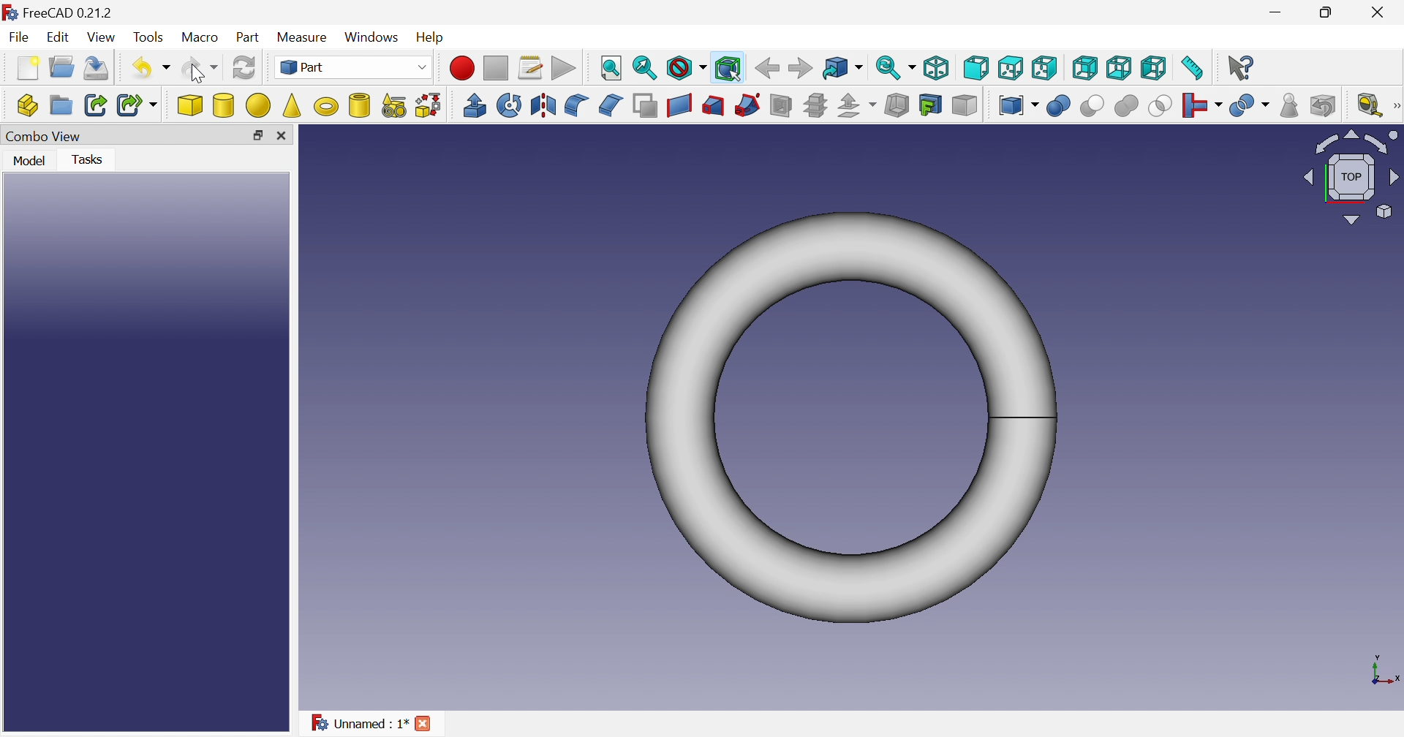 This screenshot has height=737, width=1404. I want to click on Macro recording..., so click(463, 69).